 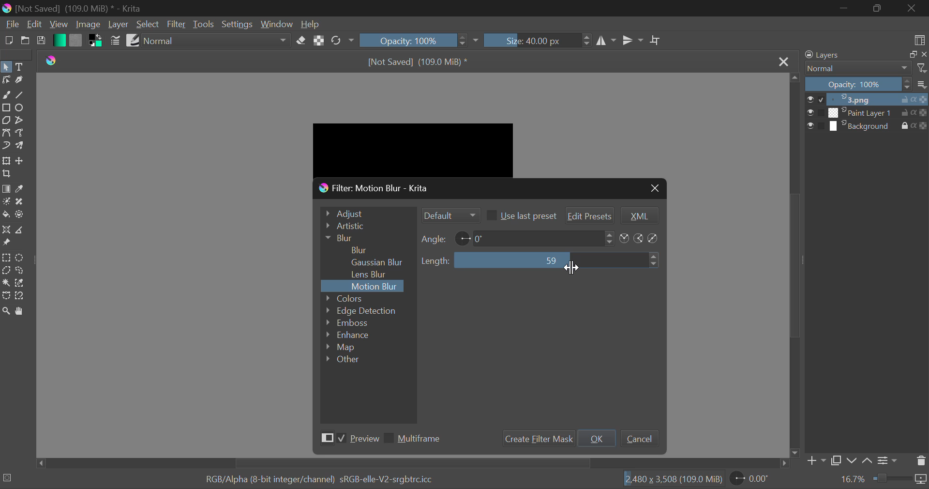 I want to click on Paint Layer 1, so click(x=868, y=113).